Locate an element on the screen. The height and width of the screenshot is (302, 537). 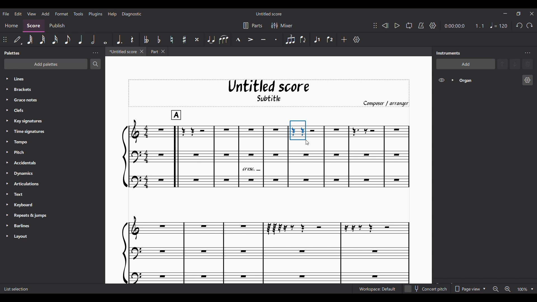
Home section is located at coordinates (11, 25).